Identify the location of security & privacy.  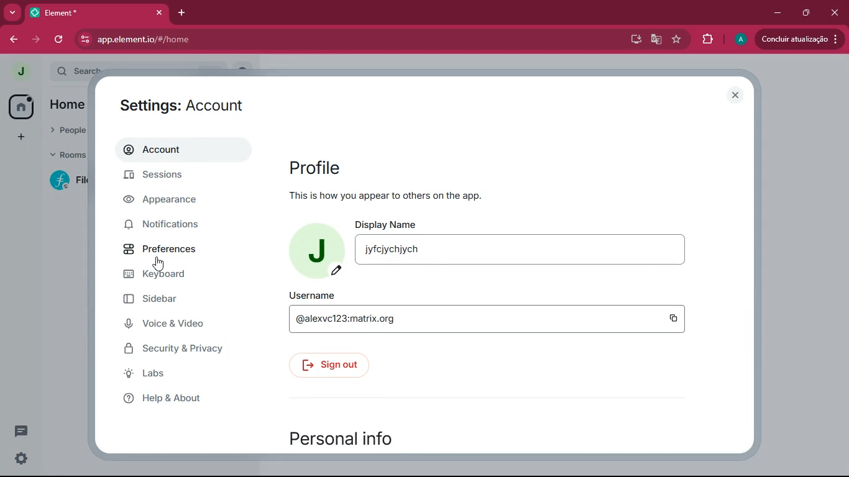
(176, 352).